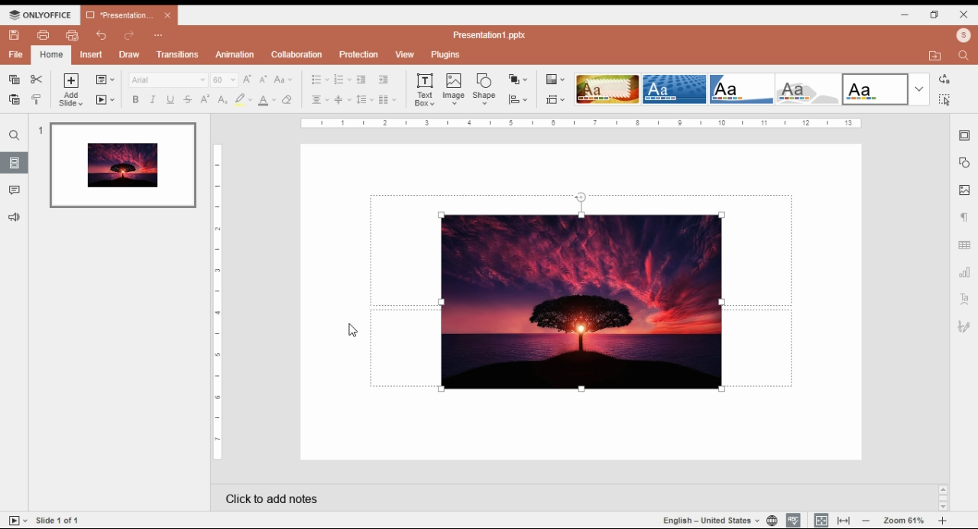 Image resolution: width=978 pixels, height=529 pixels. What do you see at coordinates (15, 35) in the screenshot?
I see `save` at bounding box center [15, 35].